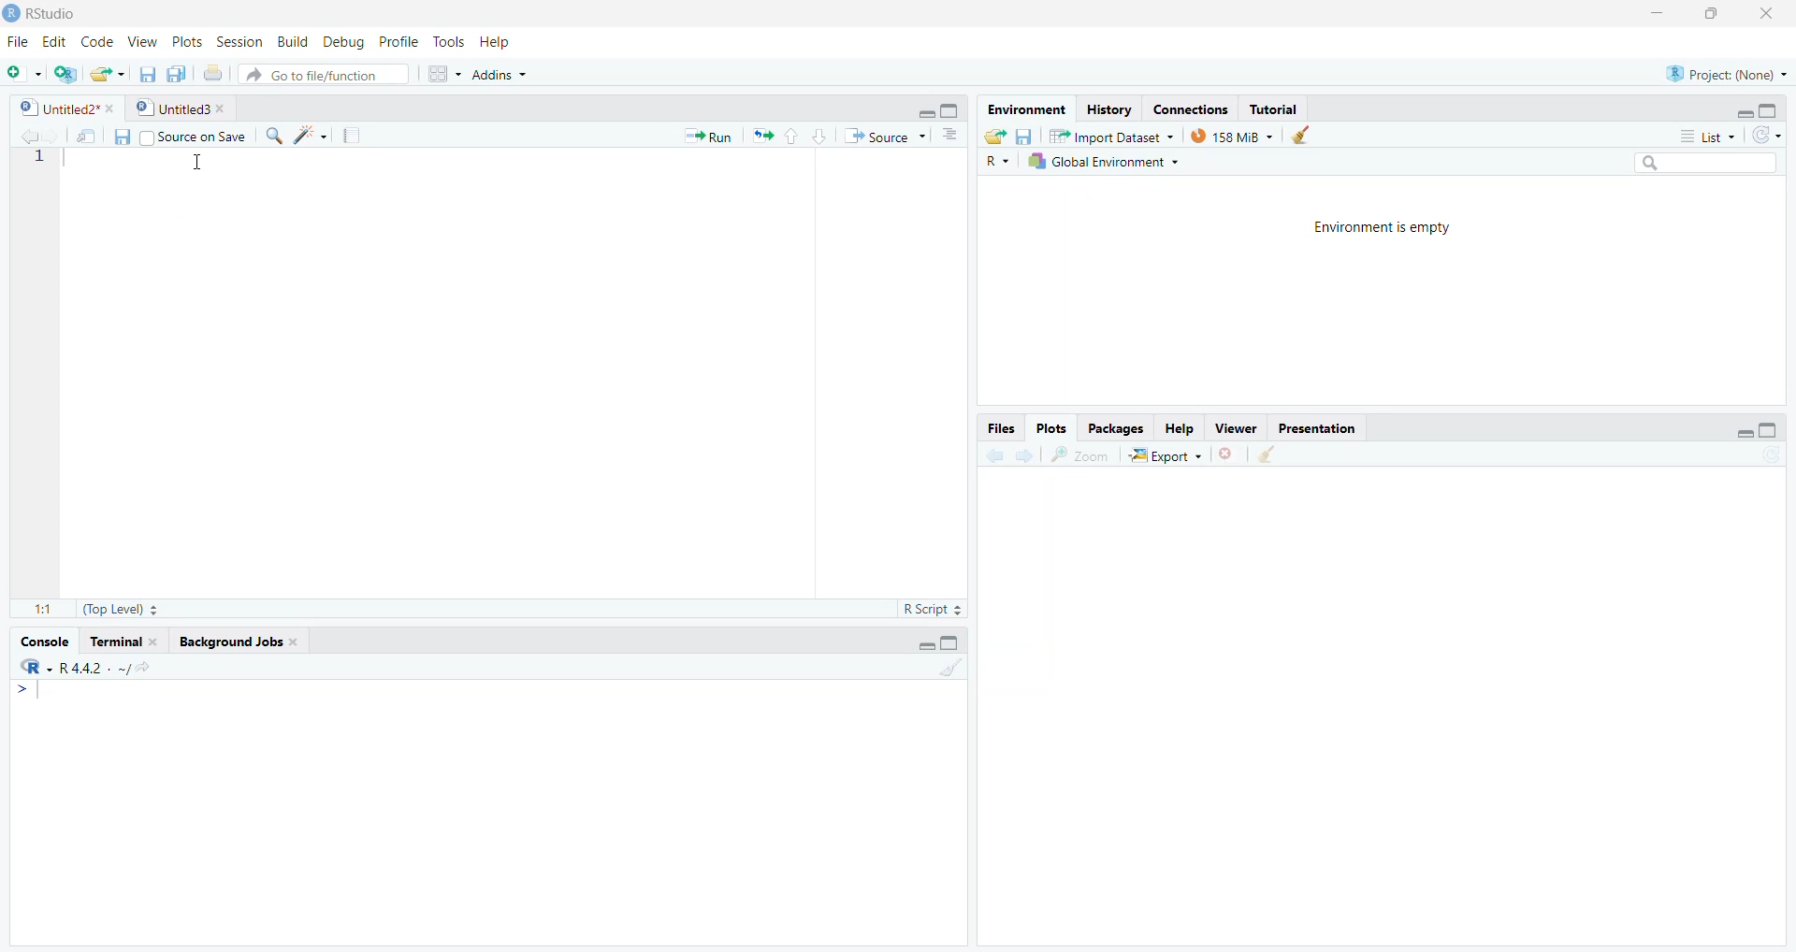 The width and height of the screenshot is (1796, 952). What do you see at coordinates (1022, 455) in the screenshot?
I see `Backward` at bounding box center [1022, 455].